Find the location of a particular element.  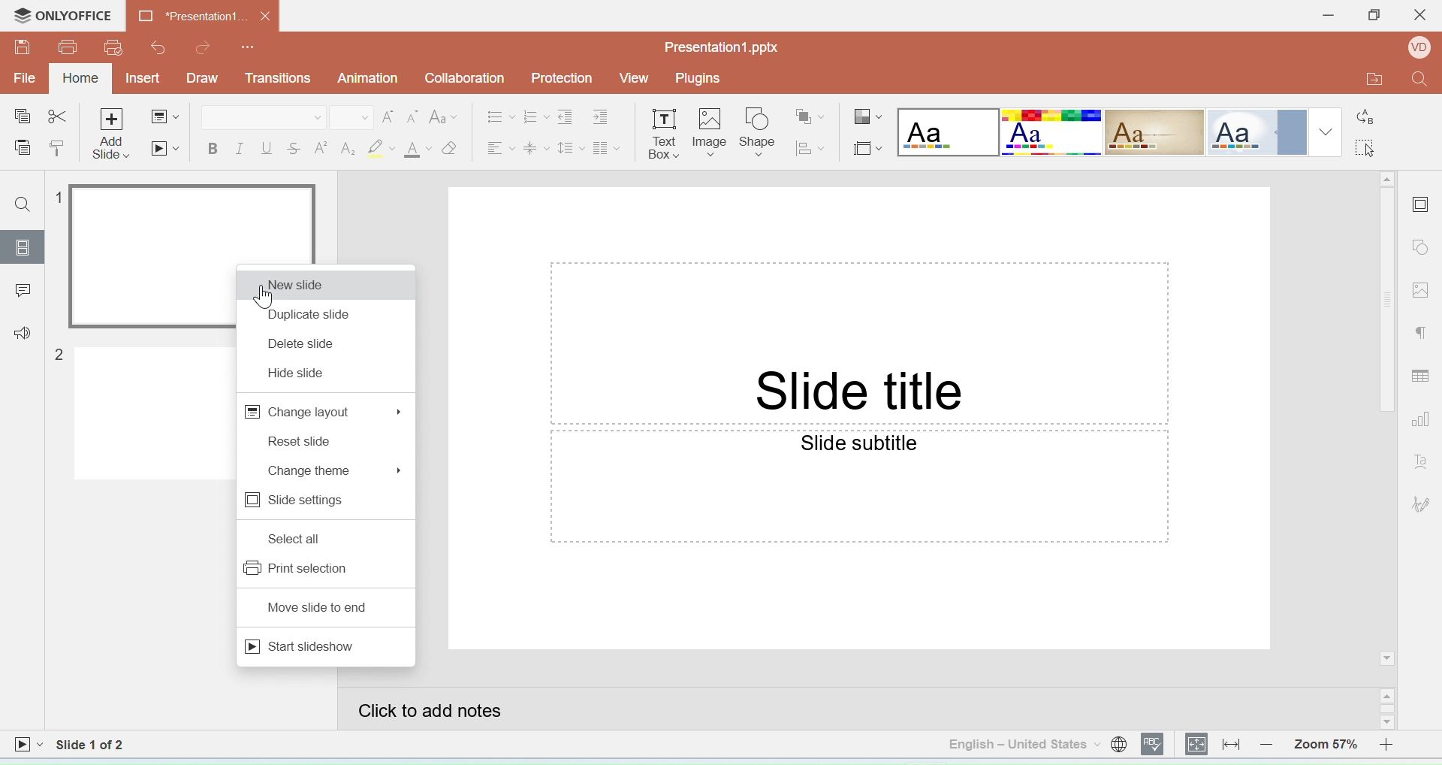

Zoom is located at coordinates (1326, 742).